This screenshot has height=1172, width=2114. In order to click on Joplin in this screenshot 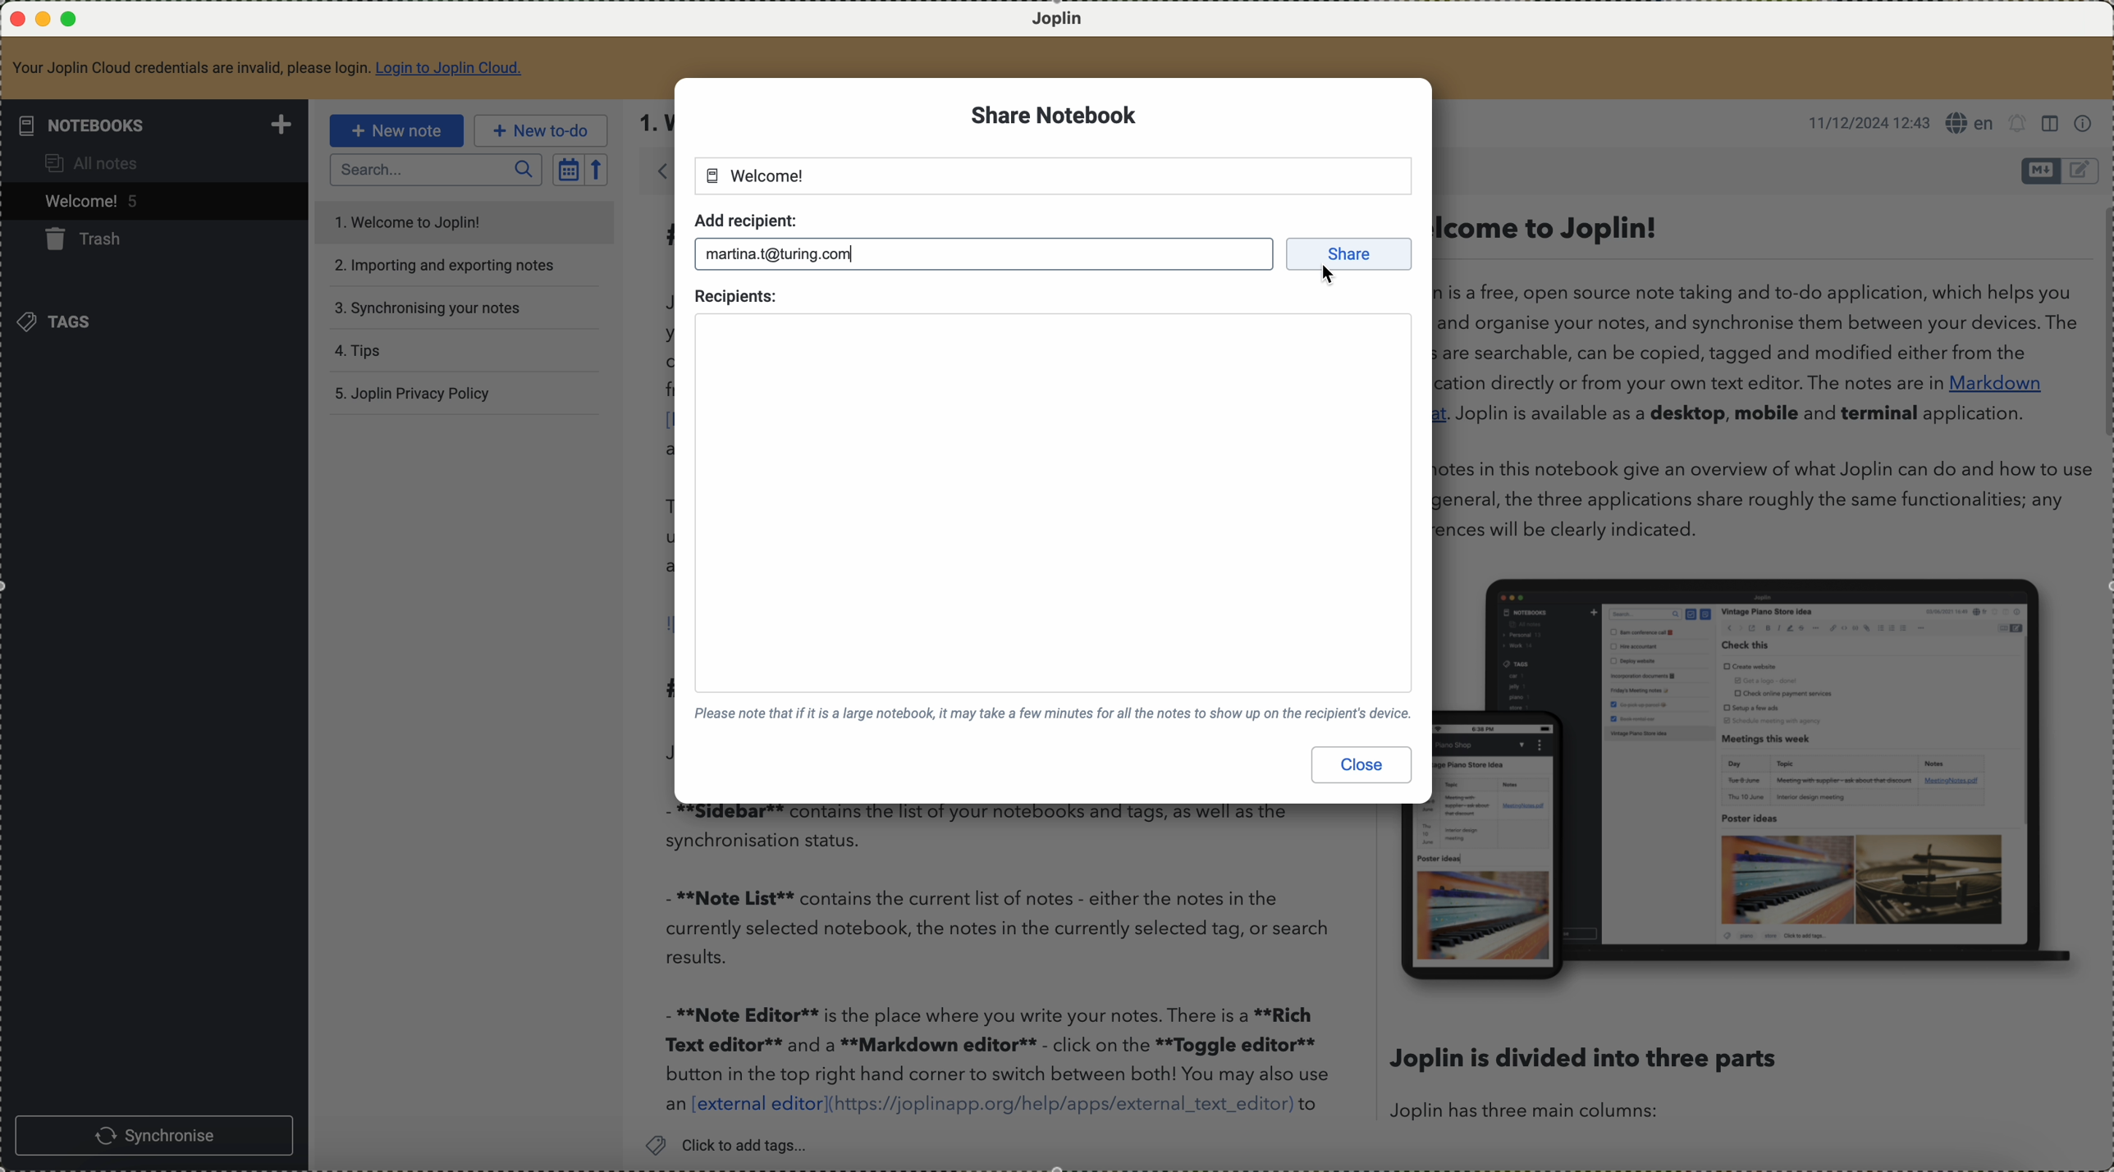, I will do `click(1059, 21)`.